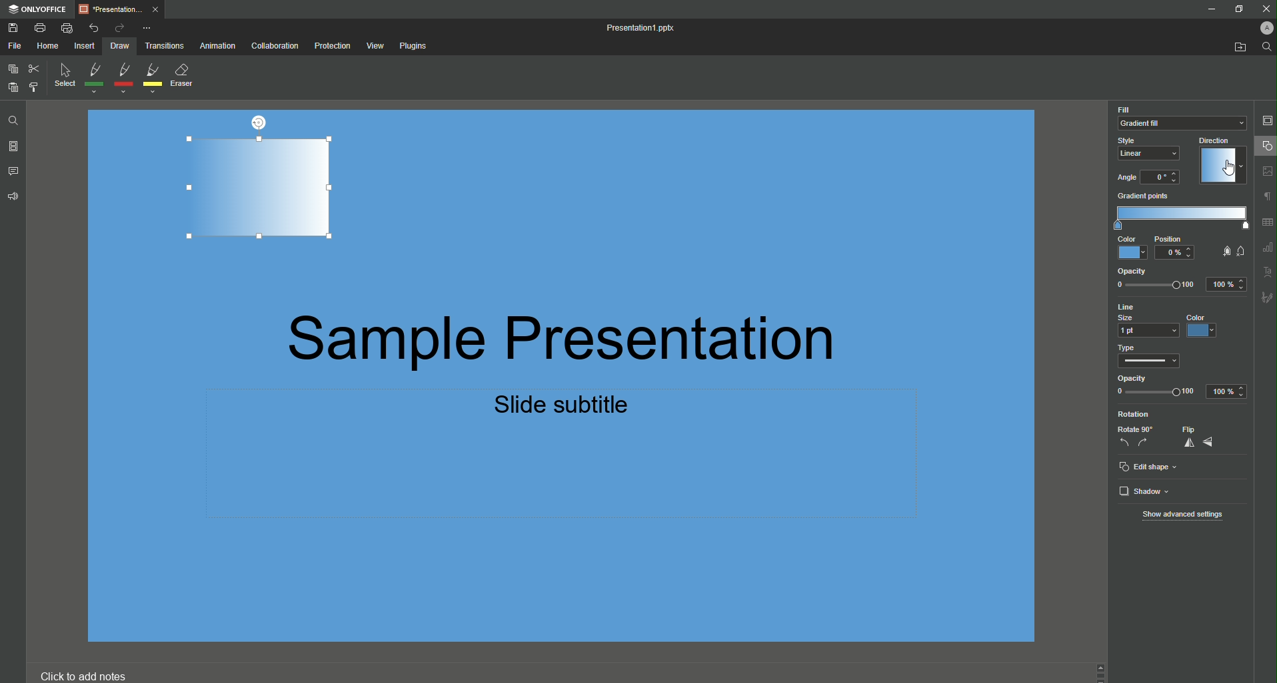 The width and height of the screenshot is (1277, 683). I want to click on Paste, so click(13, 87).